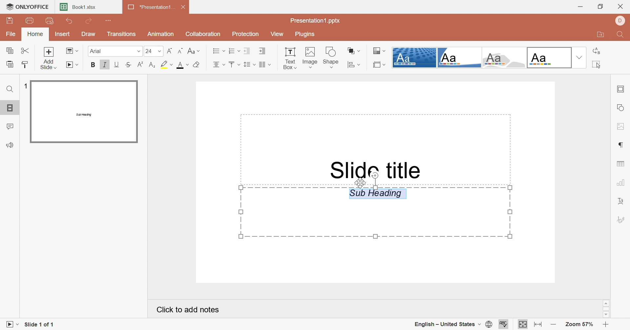  Describe the element at coordinates (379, 65) in the screenshot. I see `Select slide size` at that location.